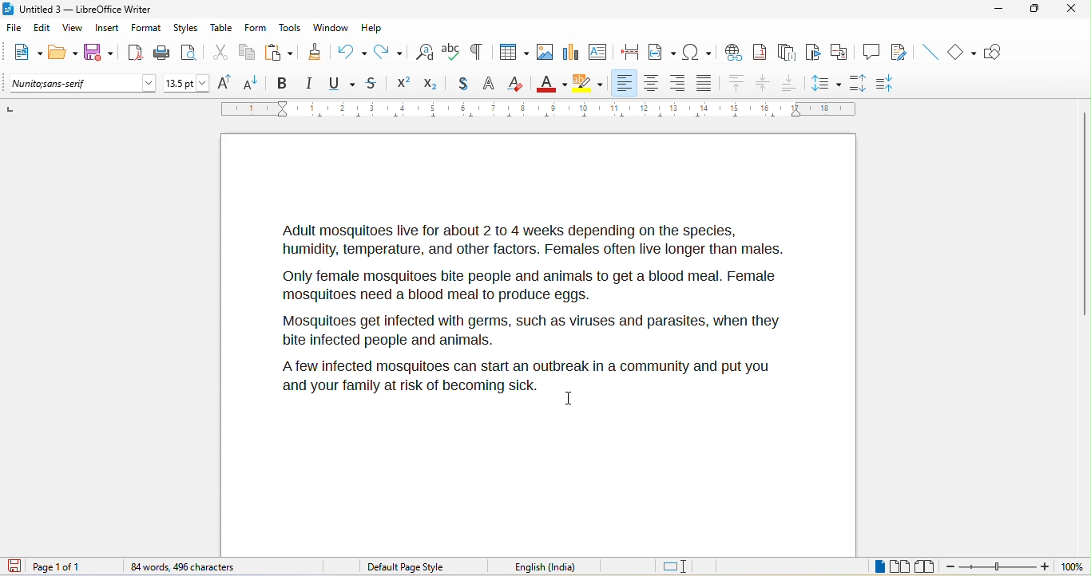 This screenshot has width=1091, height=576. Describe the element at coordinates (462, 85) in the screenshot. I see `shadow` at that location.